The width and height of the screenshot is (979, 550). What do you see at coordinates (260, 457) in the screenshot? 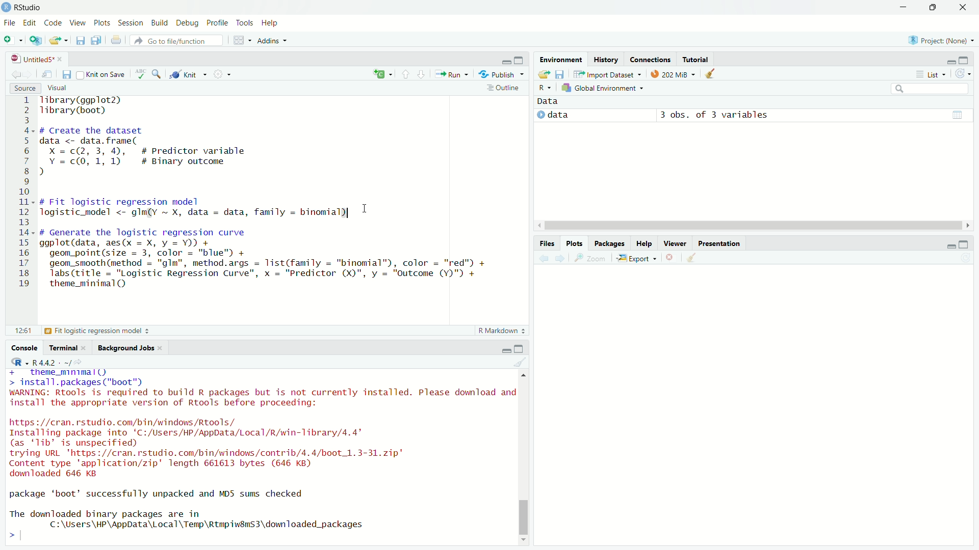
I see `+ theme_minimal()

> install.packages ("boot")

WARNING: Rtools is required to build R packages but is not currently installed. Please download anc

install the appropriate version of Rtools before proceeding:

https://cran.rstudio.com/bin/windows /Rtools/

Installing package into ‘C:/Users/HP/AppData/Local/R/win-library/4.4’

(as ‘1ib’ is unspecified)

trying URL 'https://cran.rstudio.com/bin/windows/contrib/4.4/boot_1.3-31.zip"

Content type 'application/zip' length 661613 bytes (646 KB)

downloaded 646 KB

package ‘boot’ successfully unpacked and MDS sums checked

The downloaded binary packages are in
C:\Users\HP\AppData\Local\Temp\Rtmpiw8mS3\downloaded_packages

>` at bounding box center [260, 457].